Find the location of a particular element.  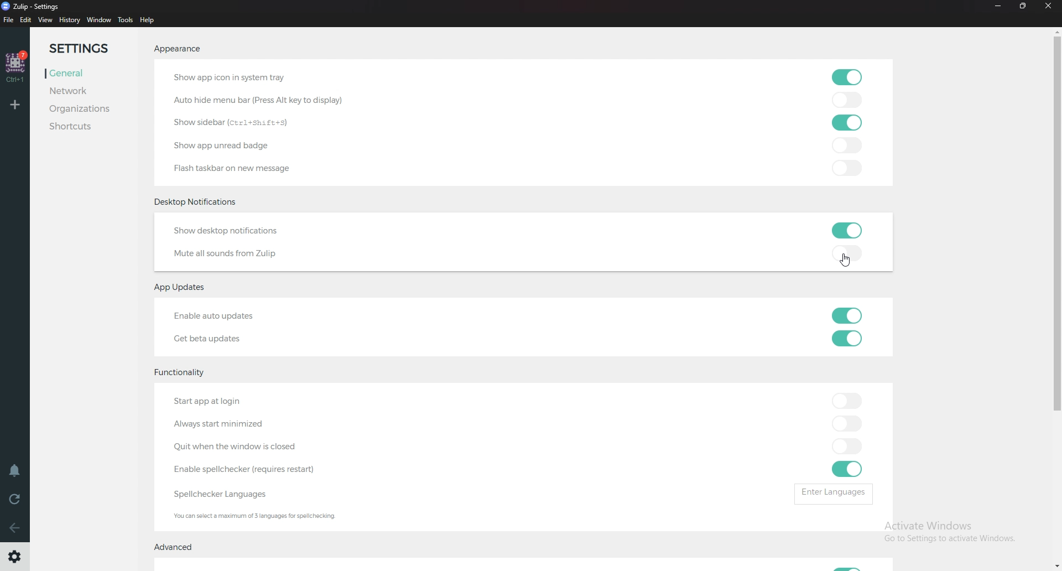

toggle is located at coordinates (846, 338).